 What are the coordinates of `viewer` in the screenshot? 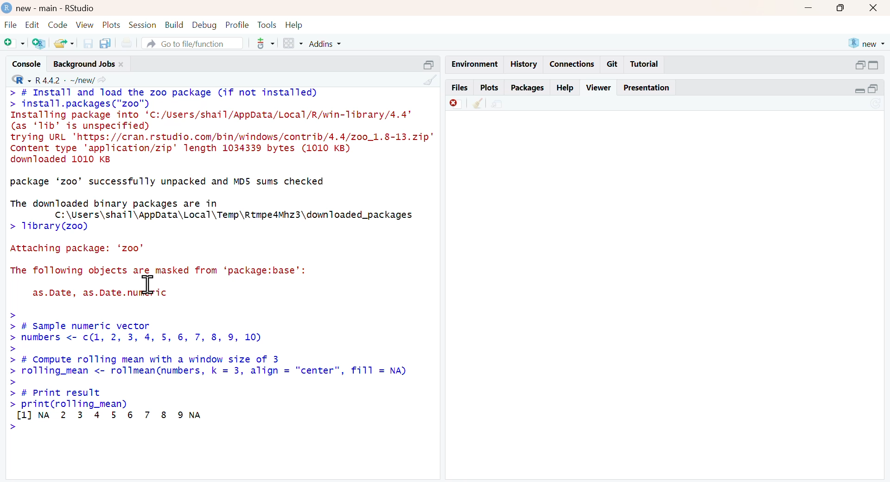 It's located at (600, 88).